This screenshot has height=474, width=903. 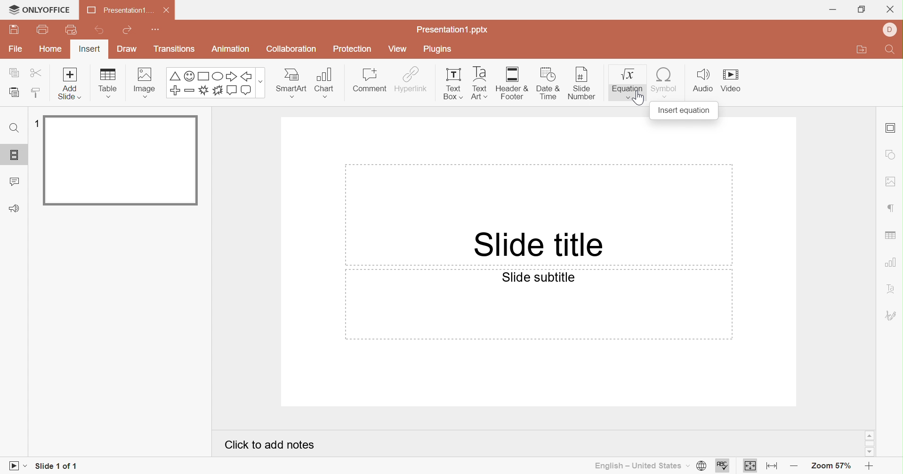 What do you see at coordinates (892, 50) in the screenshot?
I see `Find` at bounding box center [892, 50].